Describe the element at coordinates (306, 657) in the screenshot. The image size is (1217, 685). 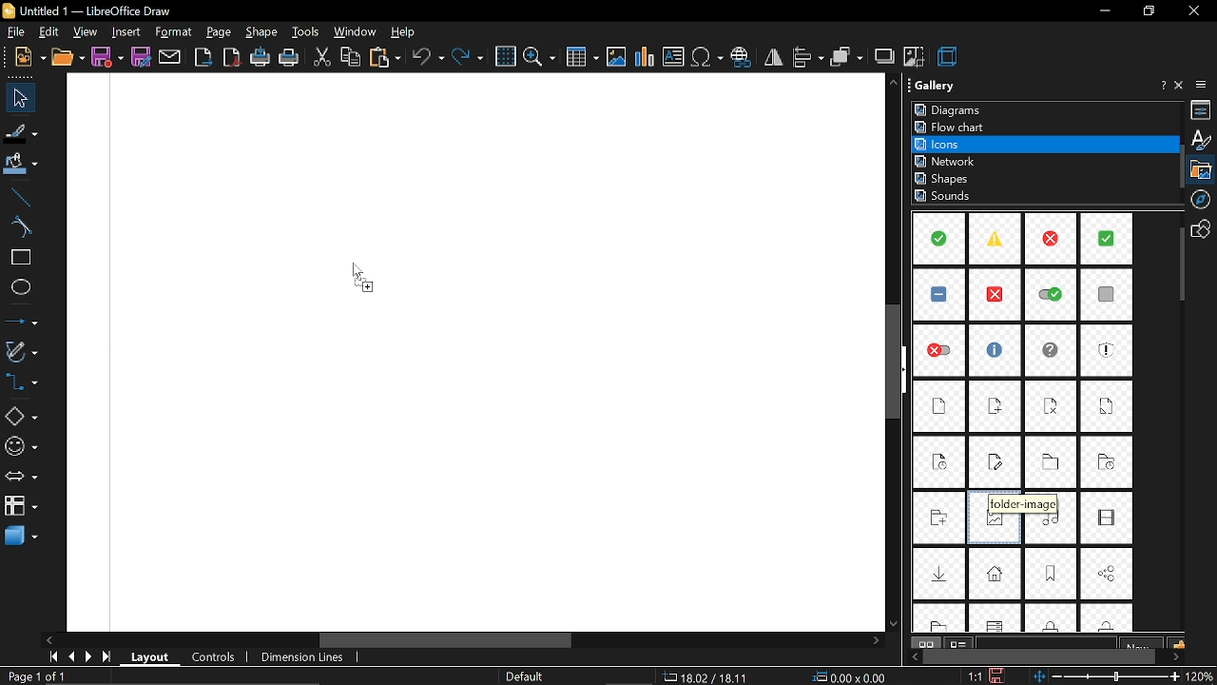
I see `dimension lines` at that location.